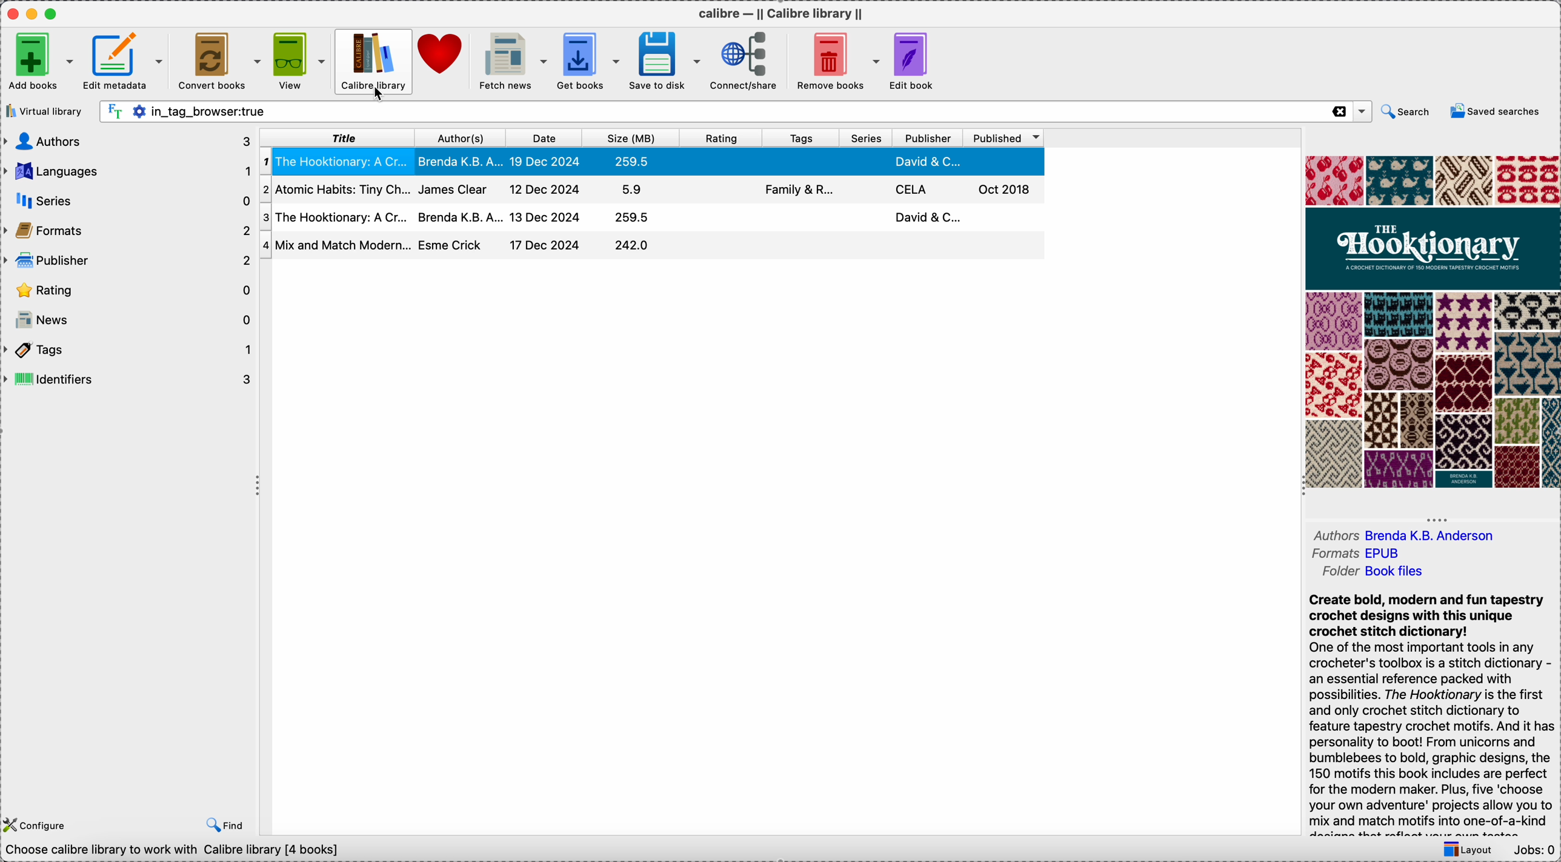 This screenshot has width=1561, height=862. I want to click on search, so click(1408, 112).